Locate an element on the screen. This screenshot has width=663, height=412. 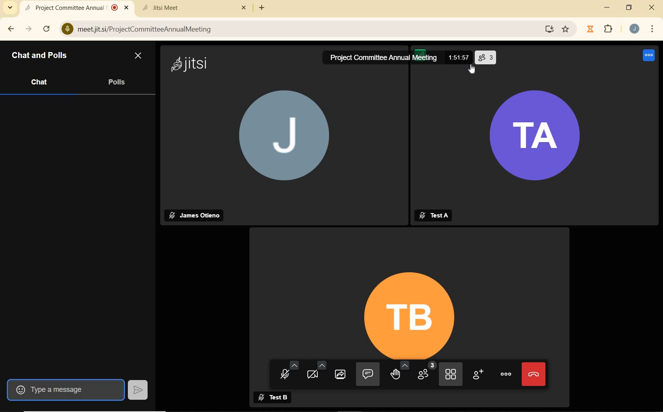
crusor is located at coordinates (470, 73).